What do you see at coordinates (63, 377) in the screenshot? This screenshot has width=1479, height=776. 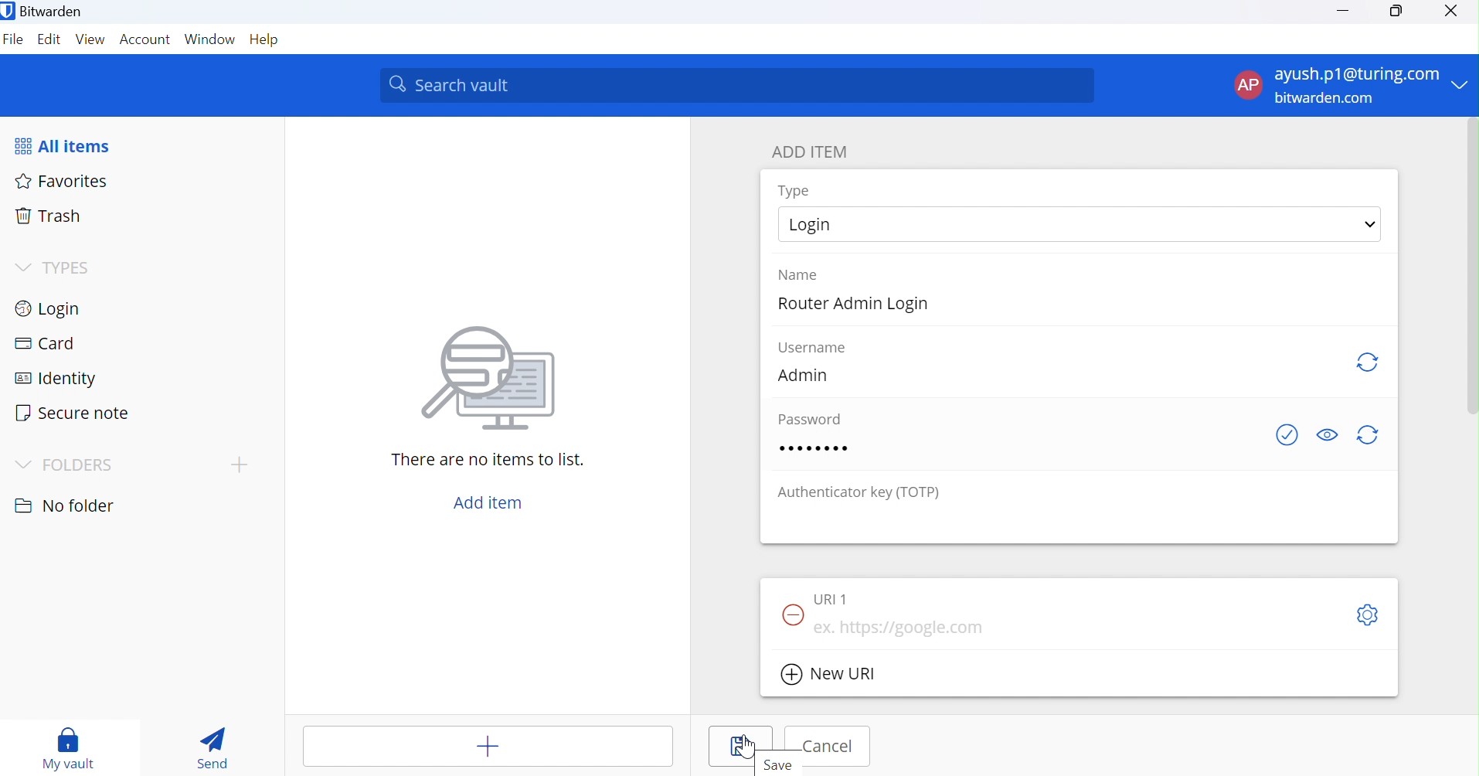 I see `Identity` at bounding box center [63, 377].